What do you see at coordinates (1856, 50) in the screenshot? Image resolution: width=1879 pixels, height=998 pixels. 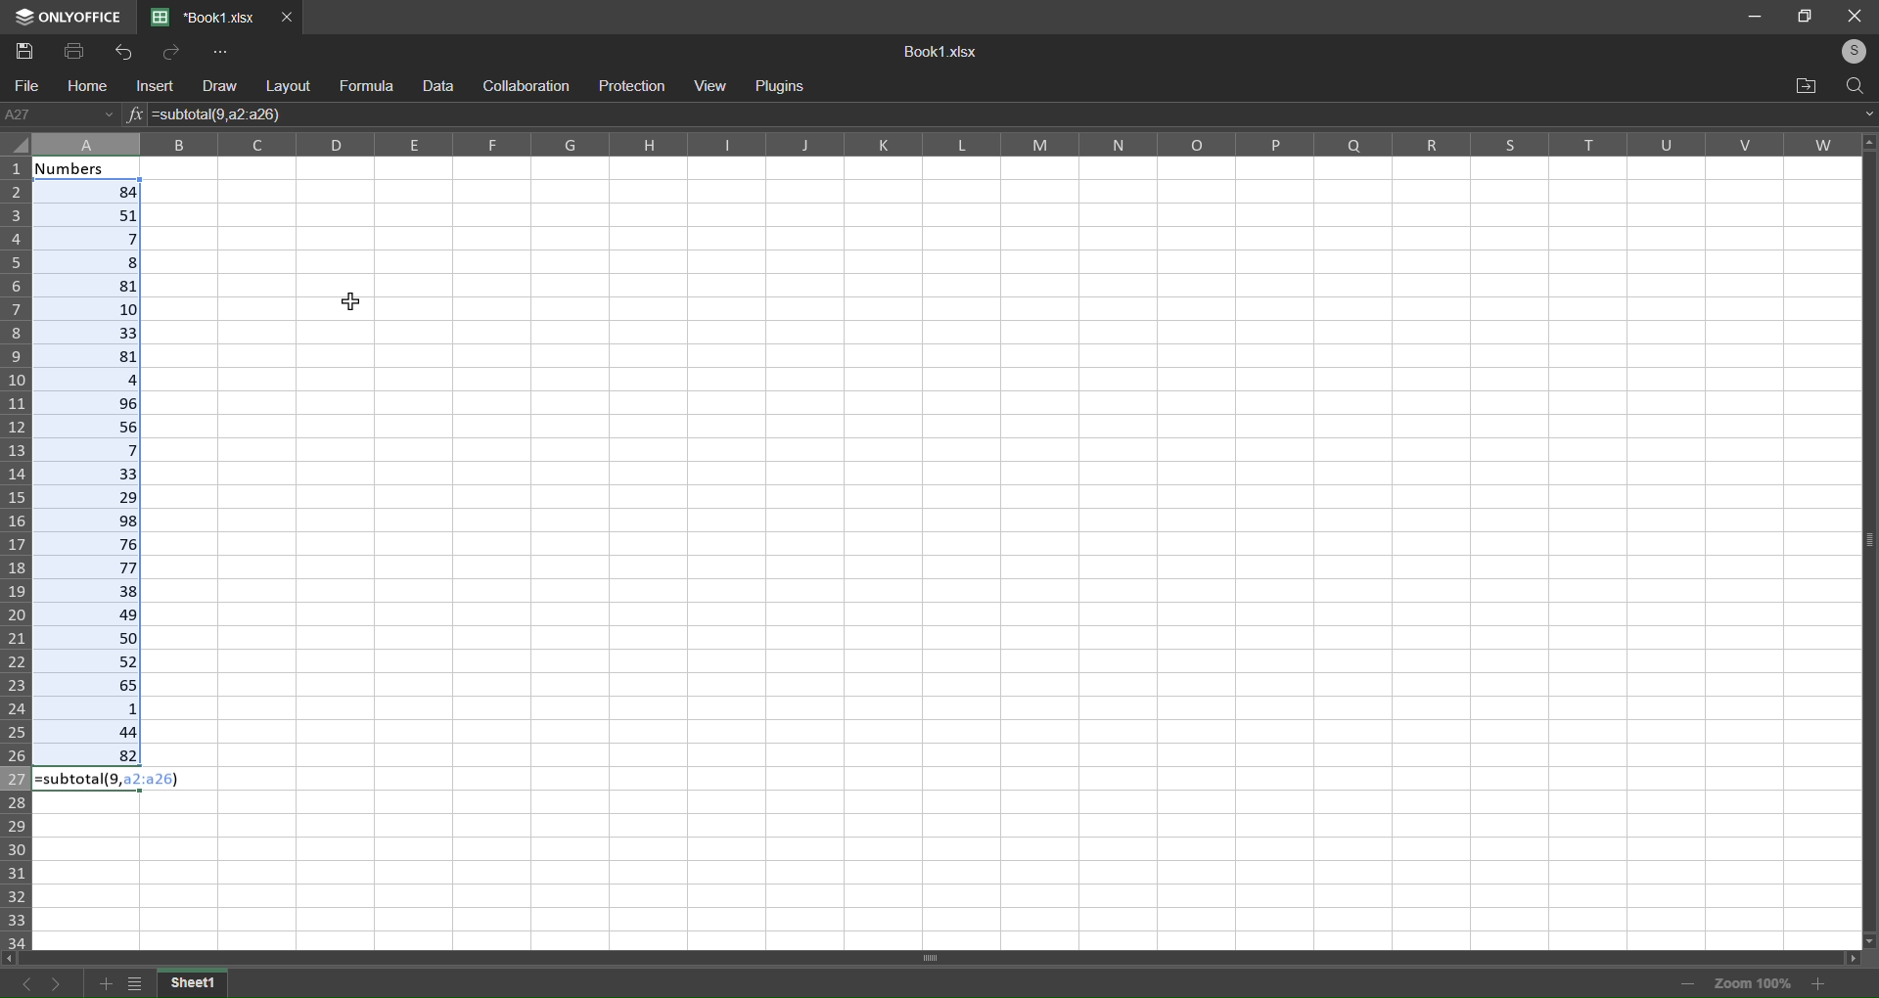 I see `login` at bounding box center [1856, 50].